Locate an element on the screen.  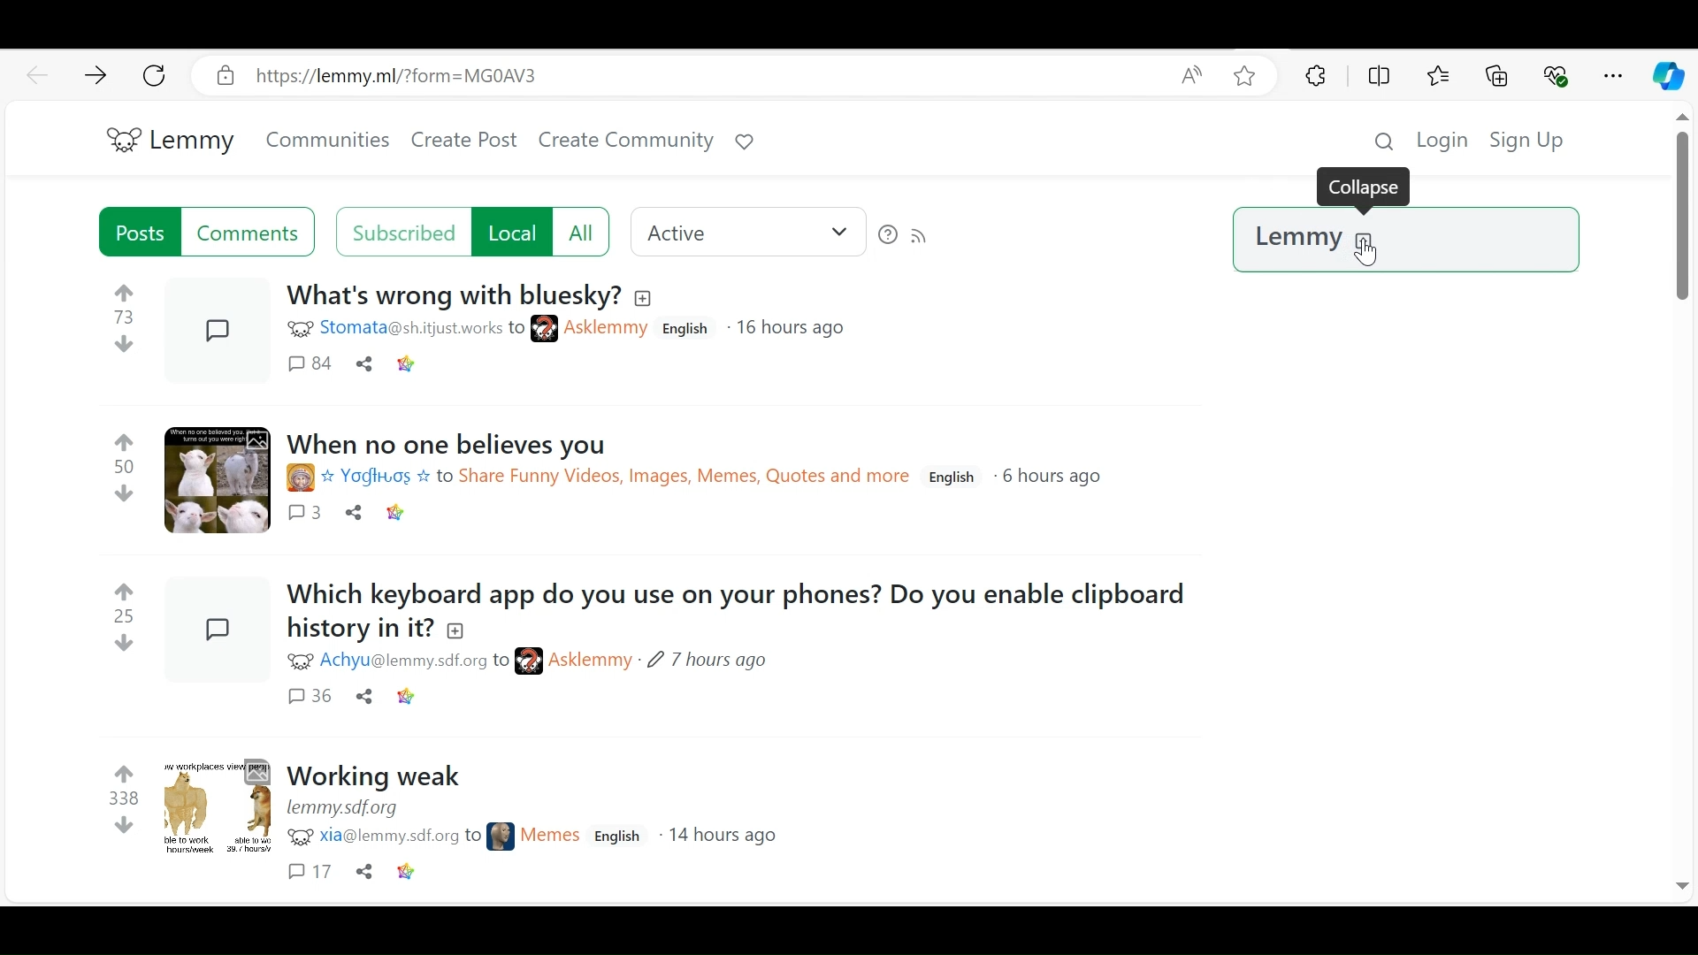
Sign Up is located at coordinates (1536, 141).